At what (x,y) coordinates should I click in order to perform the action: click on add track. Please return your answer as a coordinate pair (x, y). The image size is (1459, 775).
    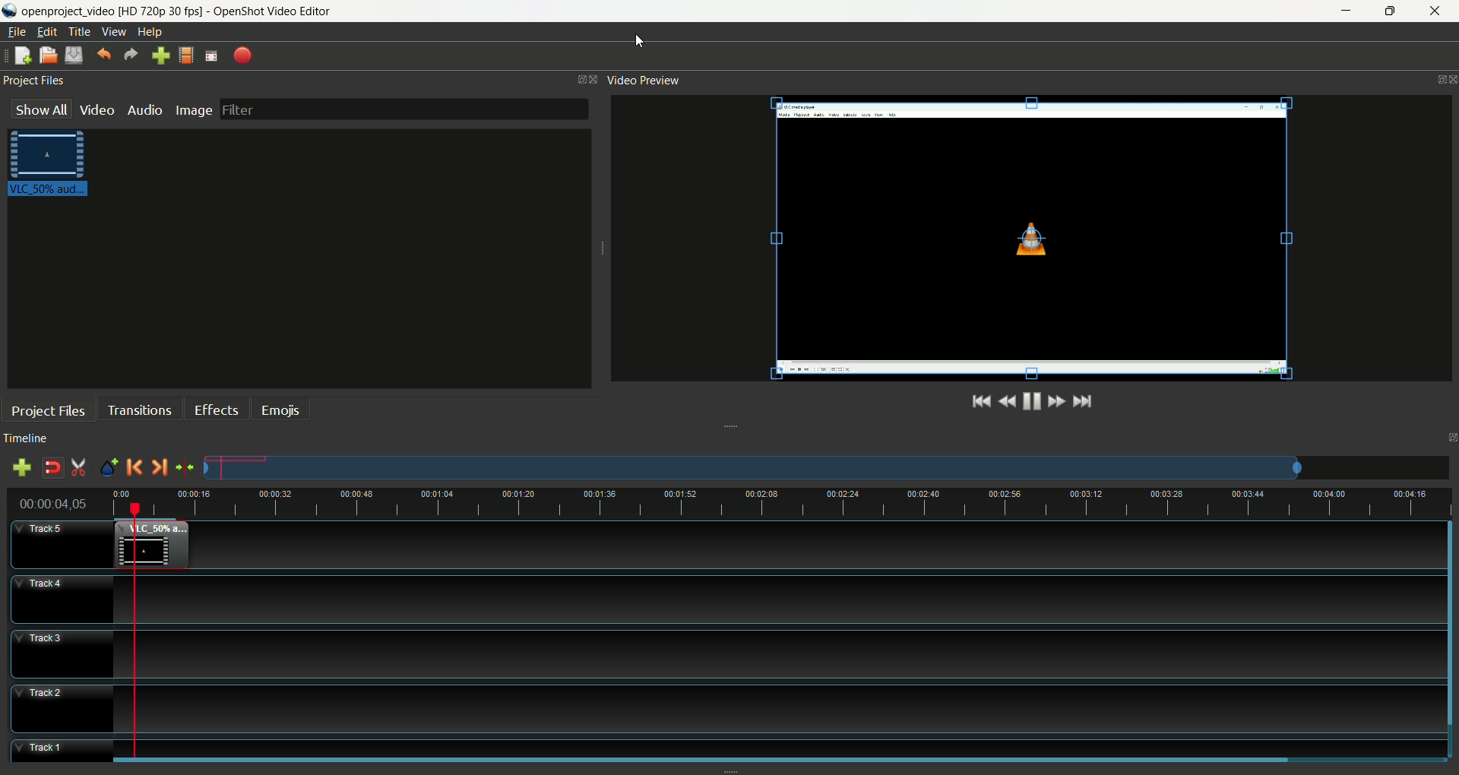
    Looking at the image, I should click on (25, 468).